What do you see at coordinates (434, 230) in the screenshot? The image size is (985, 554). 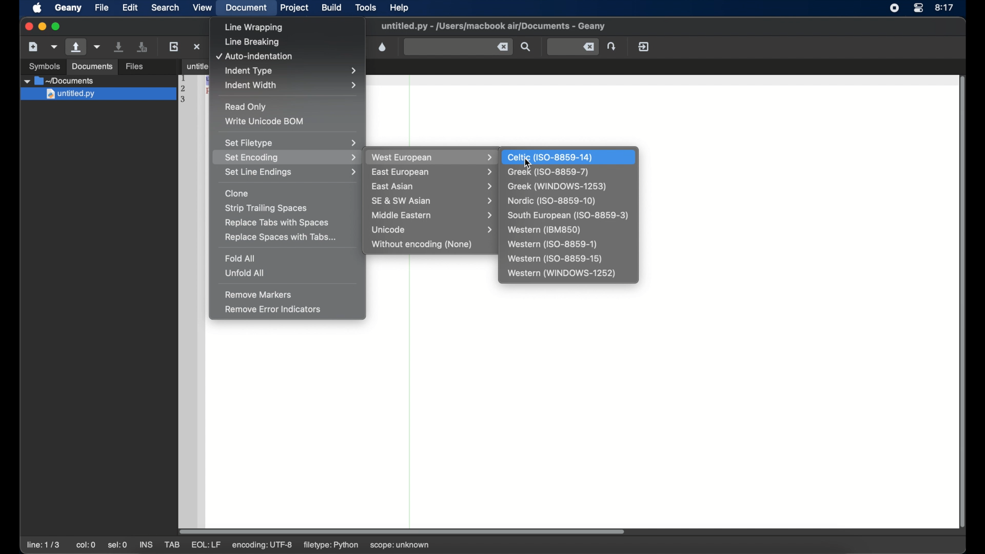 I see `unicode menu` at bounding box center [434, 230].